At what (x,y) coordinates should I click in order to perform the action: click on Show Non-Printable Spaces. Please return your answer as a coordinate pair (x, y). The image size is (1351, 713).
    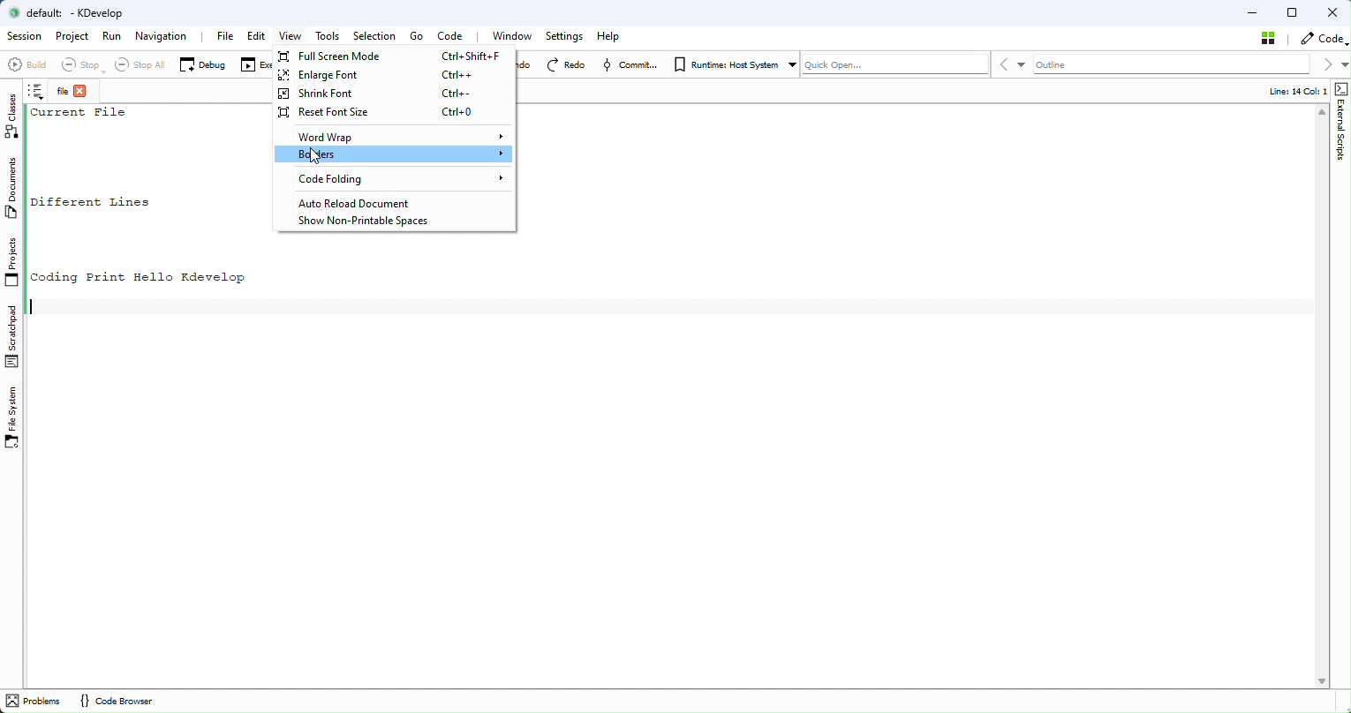
    Looking at the image, I should click on (369, 221).